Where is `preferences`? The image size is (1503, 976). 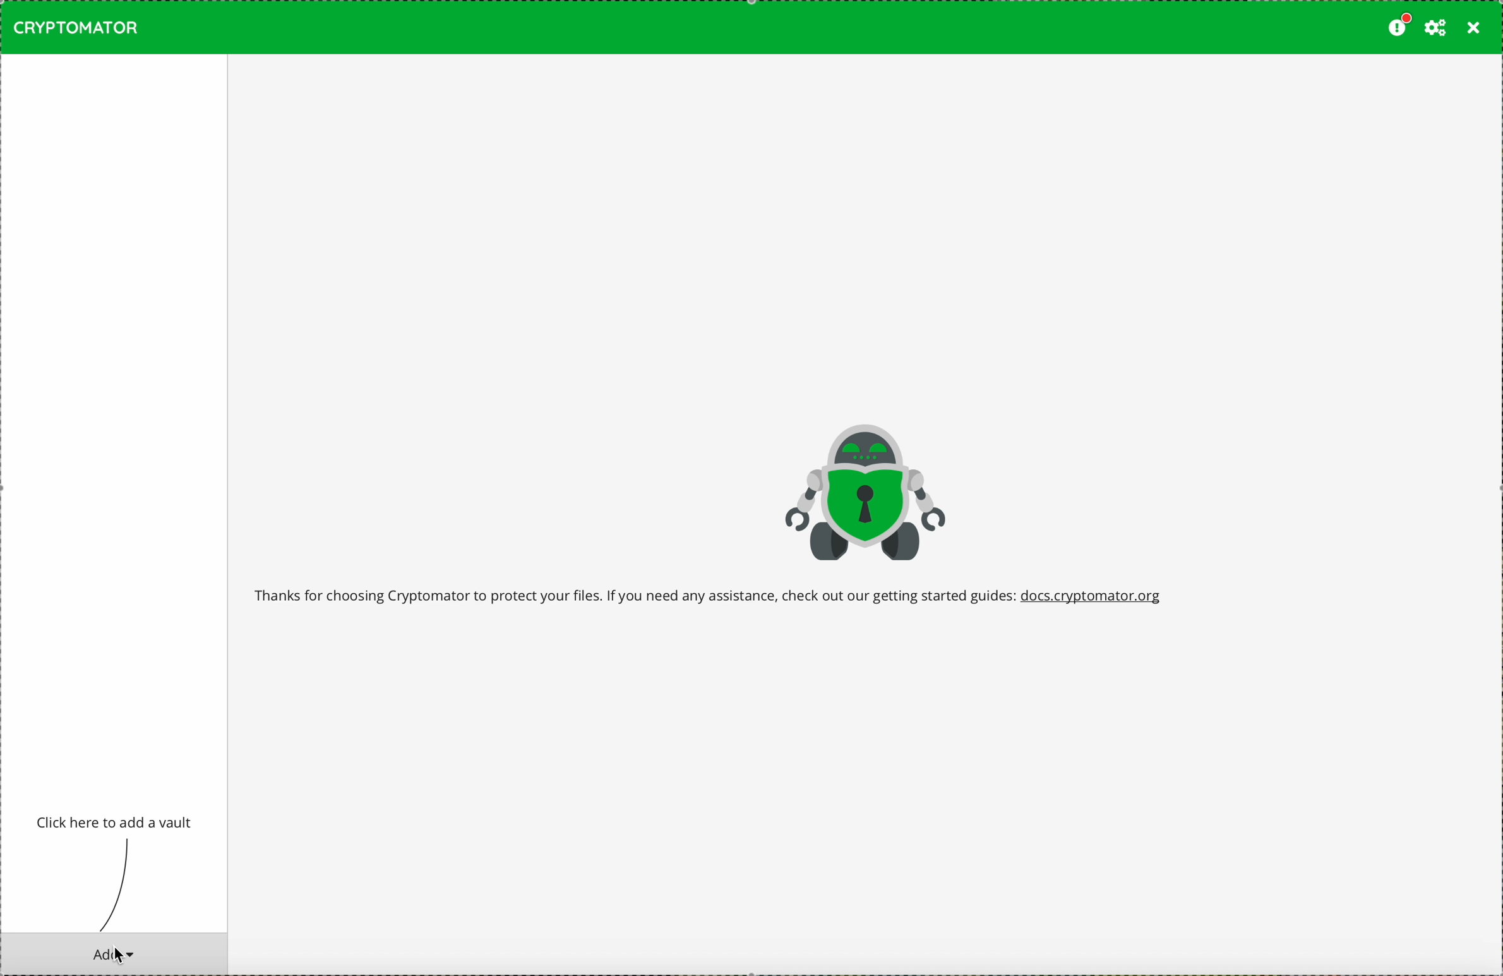
preferences is located at coordinates (1435, 28).